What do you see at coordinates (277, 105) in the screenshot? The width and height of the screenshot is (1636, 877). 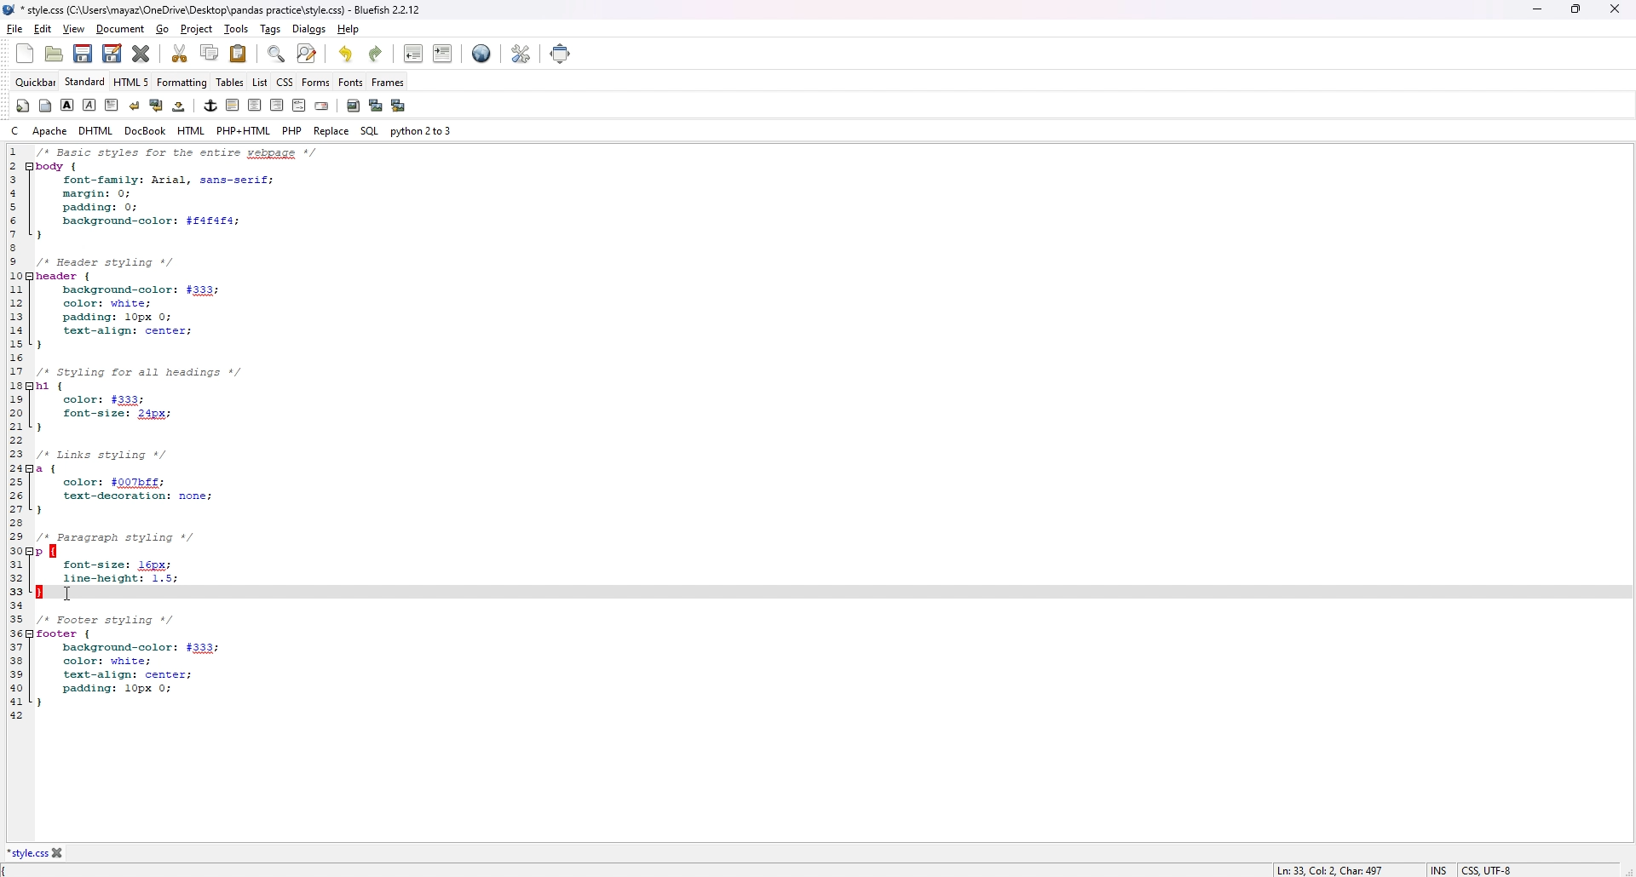 I see `right justify` at bounding box center [277, 105].